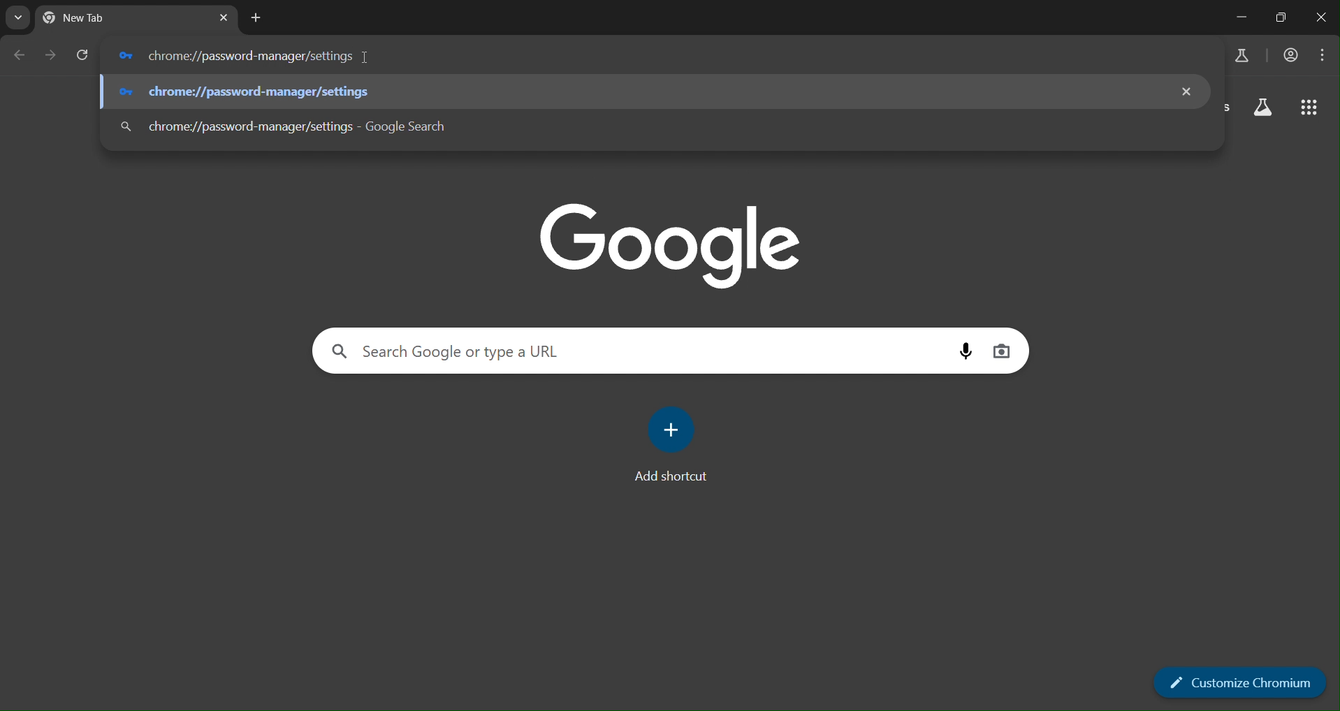 The image size is (1340, 711). I want to click on search google or type a URL, so click(637, 351).